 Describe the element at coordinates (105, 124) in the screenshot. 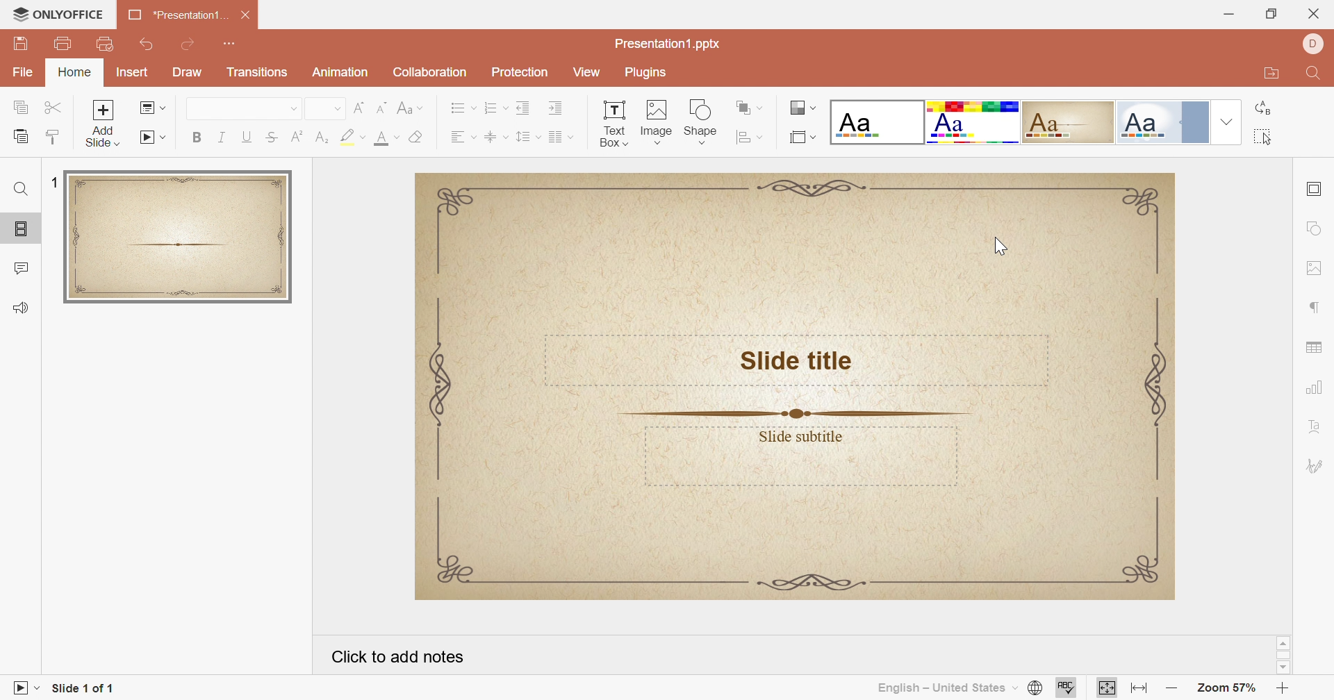

I see `Add slide` at that location.